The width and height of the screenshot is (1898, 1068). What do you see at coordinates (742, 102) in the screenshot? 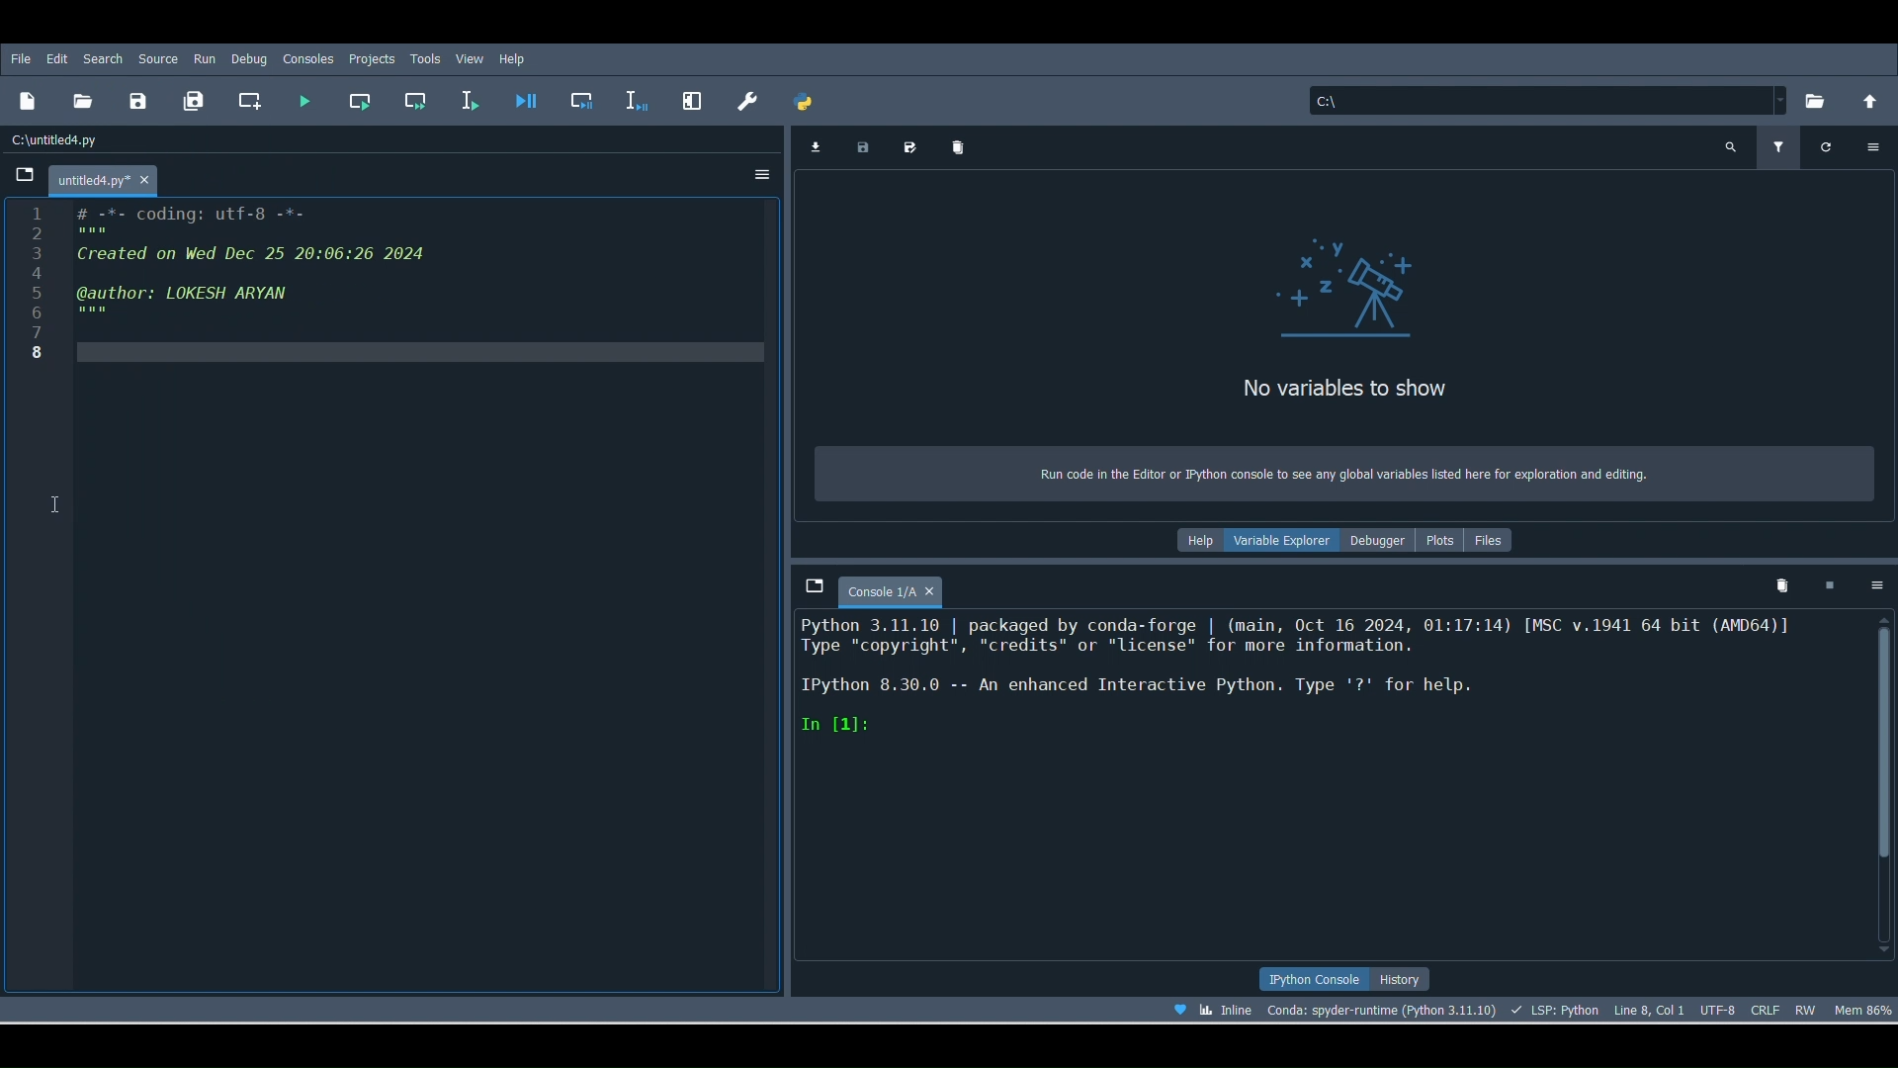
I see `Maximize current pane (Ctrl + Alt + Shift + M)` at bounding box center [742, 102].